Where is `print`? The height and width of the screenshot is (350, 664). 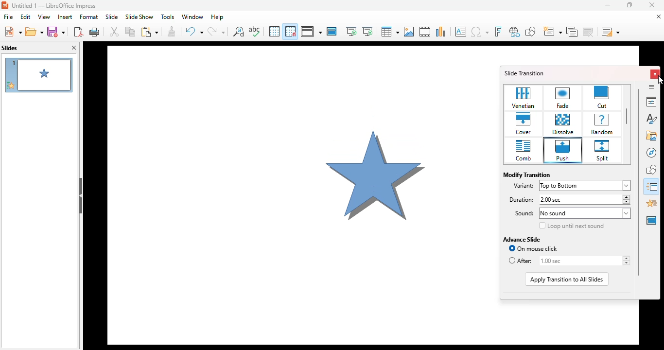
print is located at coordinates (95, 31).